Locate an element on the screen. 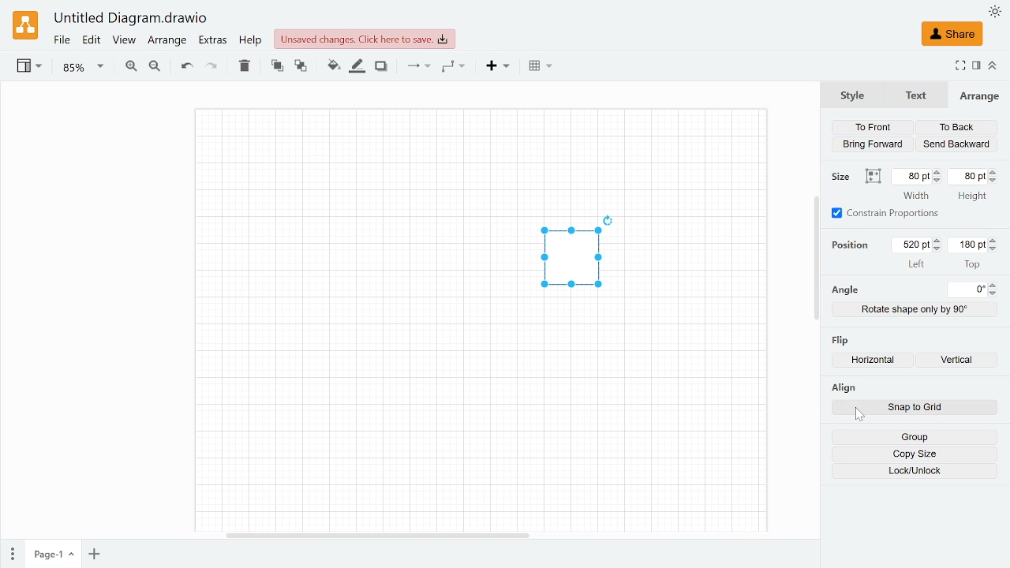  Increase angle is located at coordinates (994, 285).